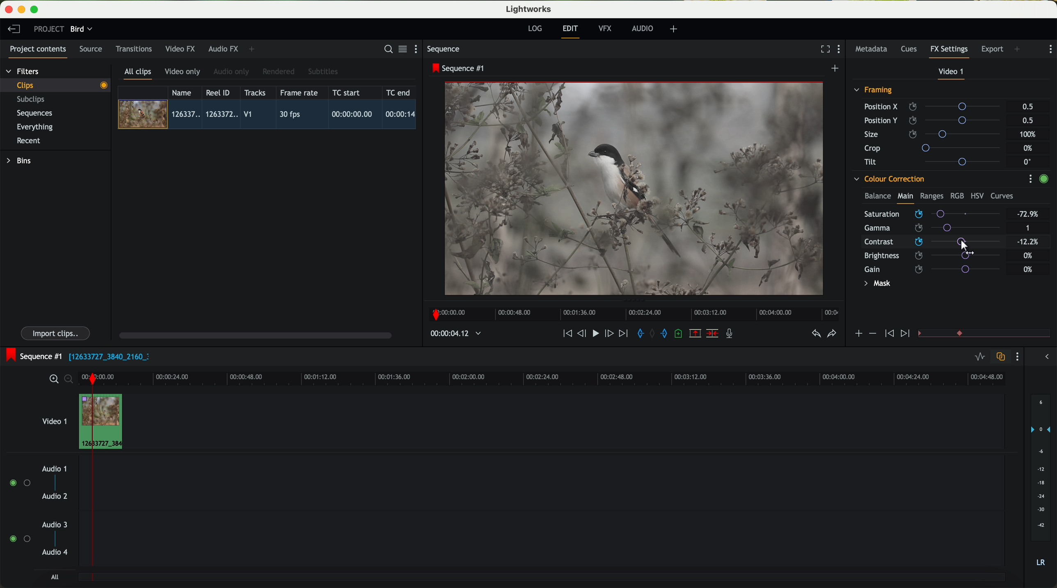 The height and width of the screenshot is (588, 1057). Describe the element at coordinates (49, 29) in the screenshot. I see `project` at that location.